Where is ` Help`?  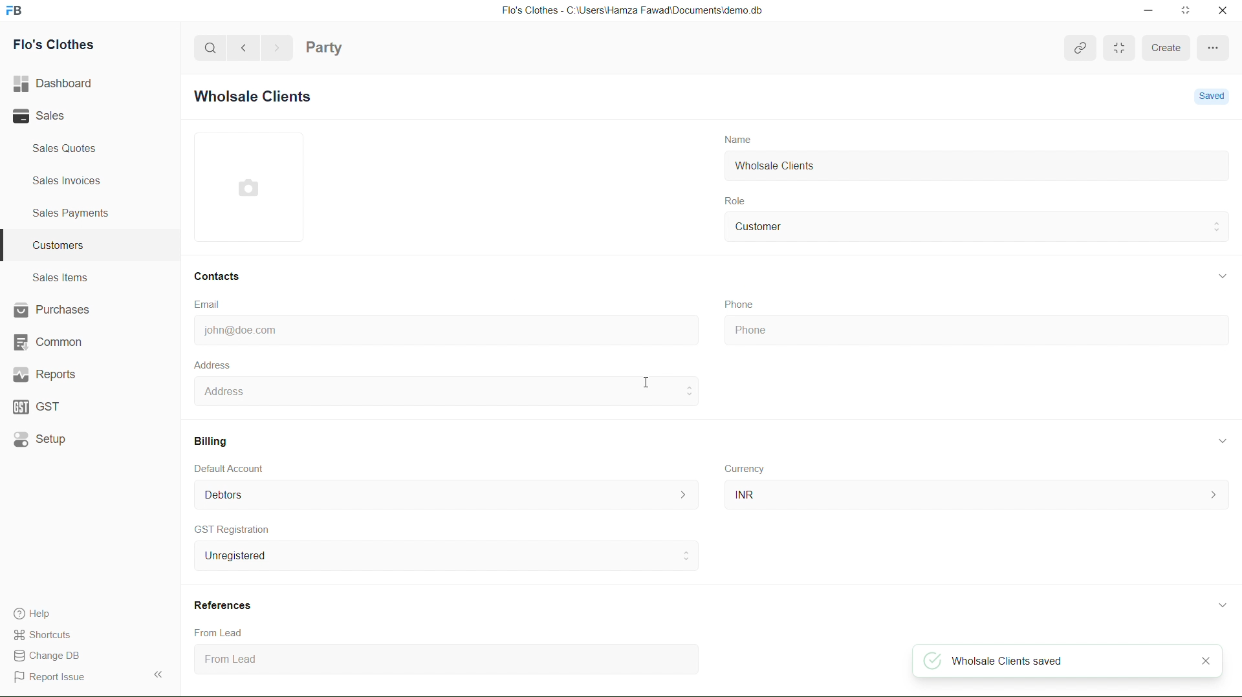  Help is located at coordinates (38, 612).